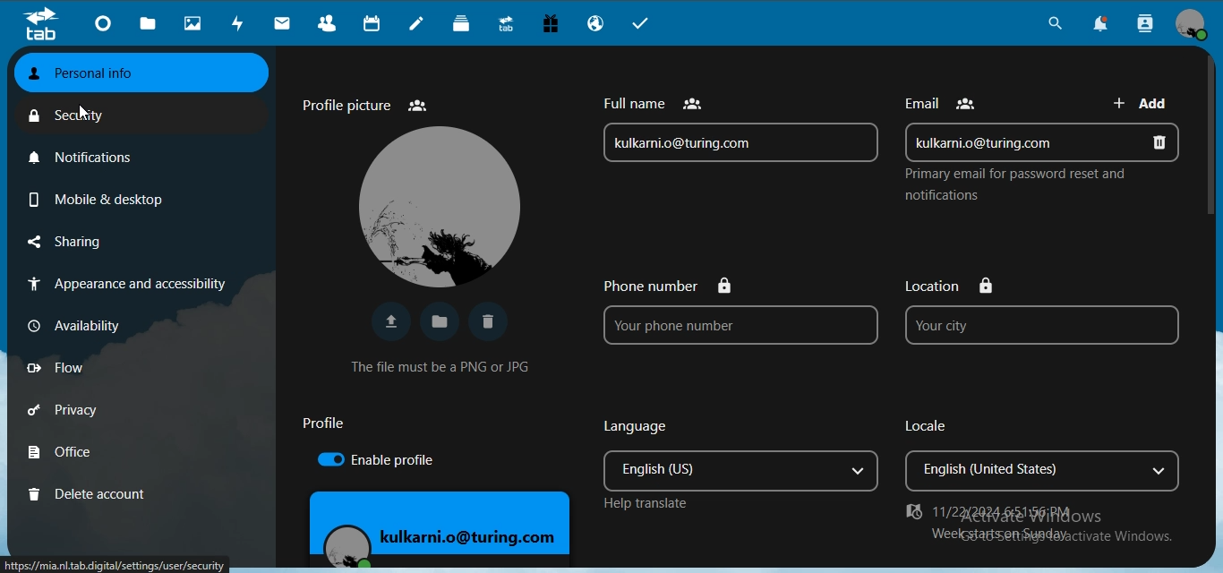  I want to click on notifications, so click(1107, 25).